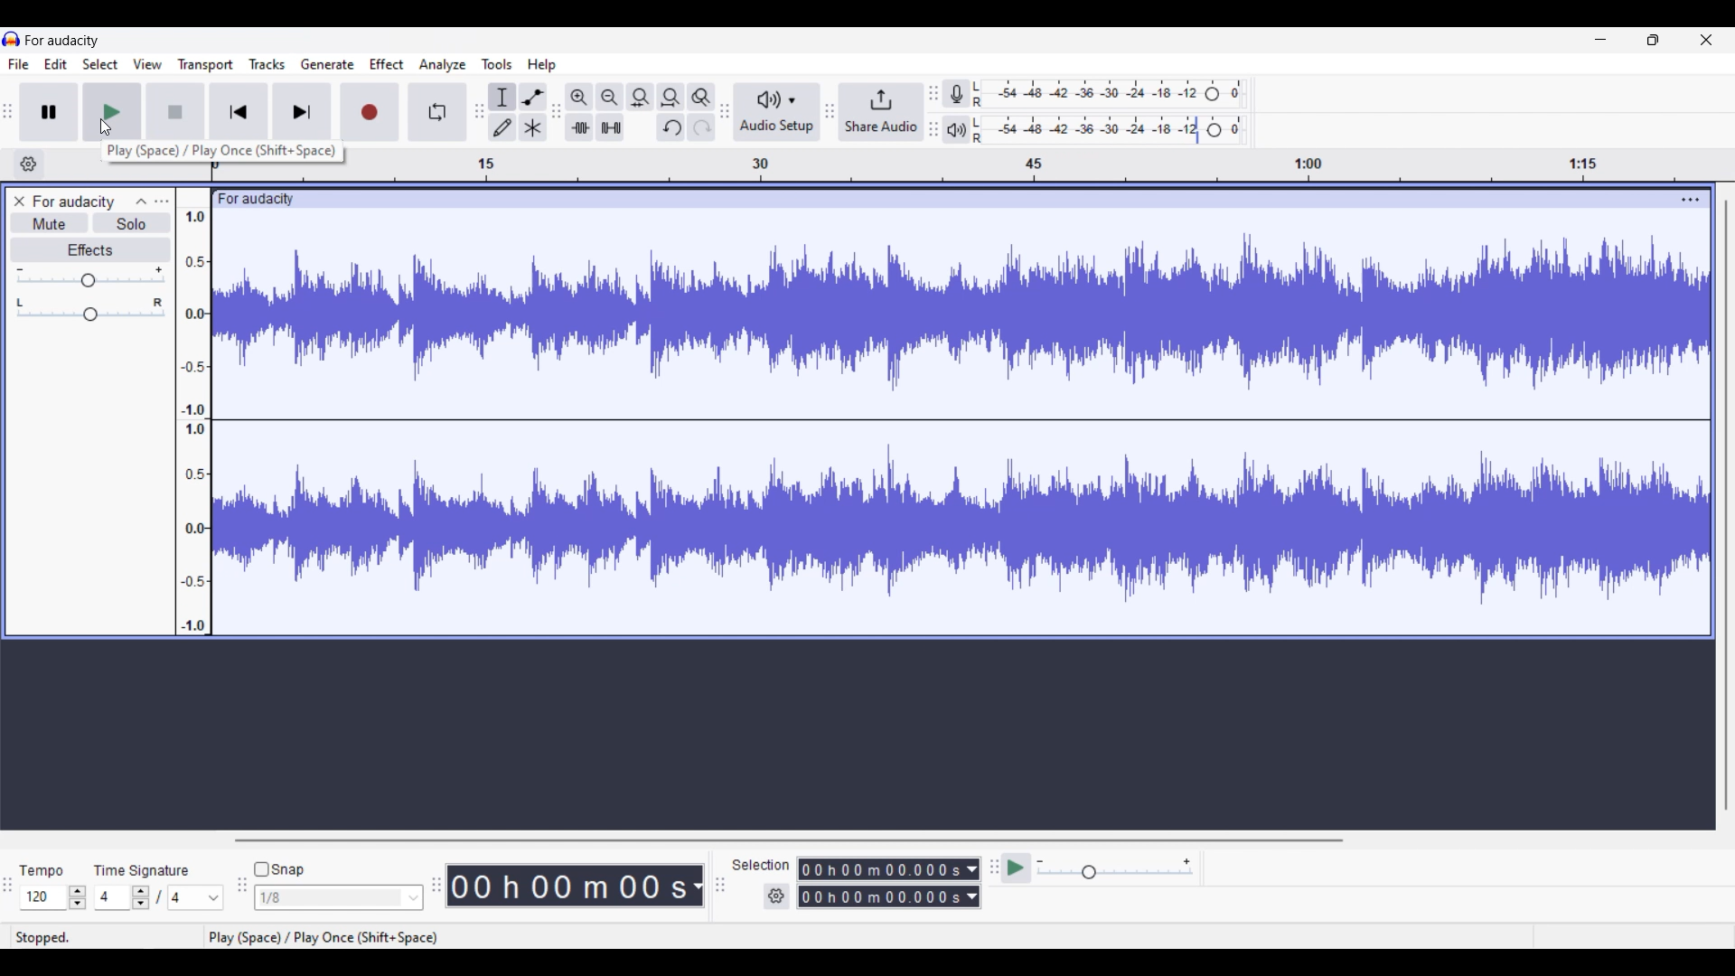  What do you see at coordinates (161, 897) in the screenshot?
I see `Time signature settings` at bounding box center [161, 897].